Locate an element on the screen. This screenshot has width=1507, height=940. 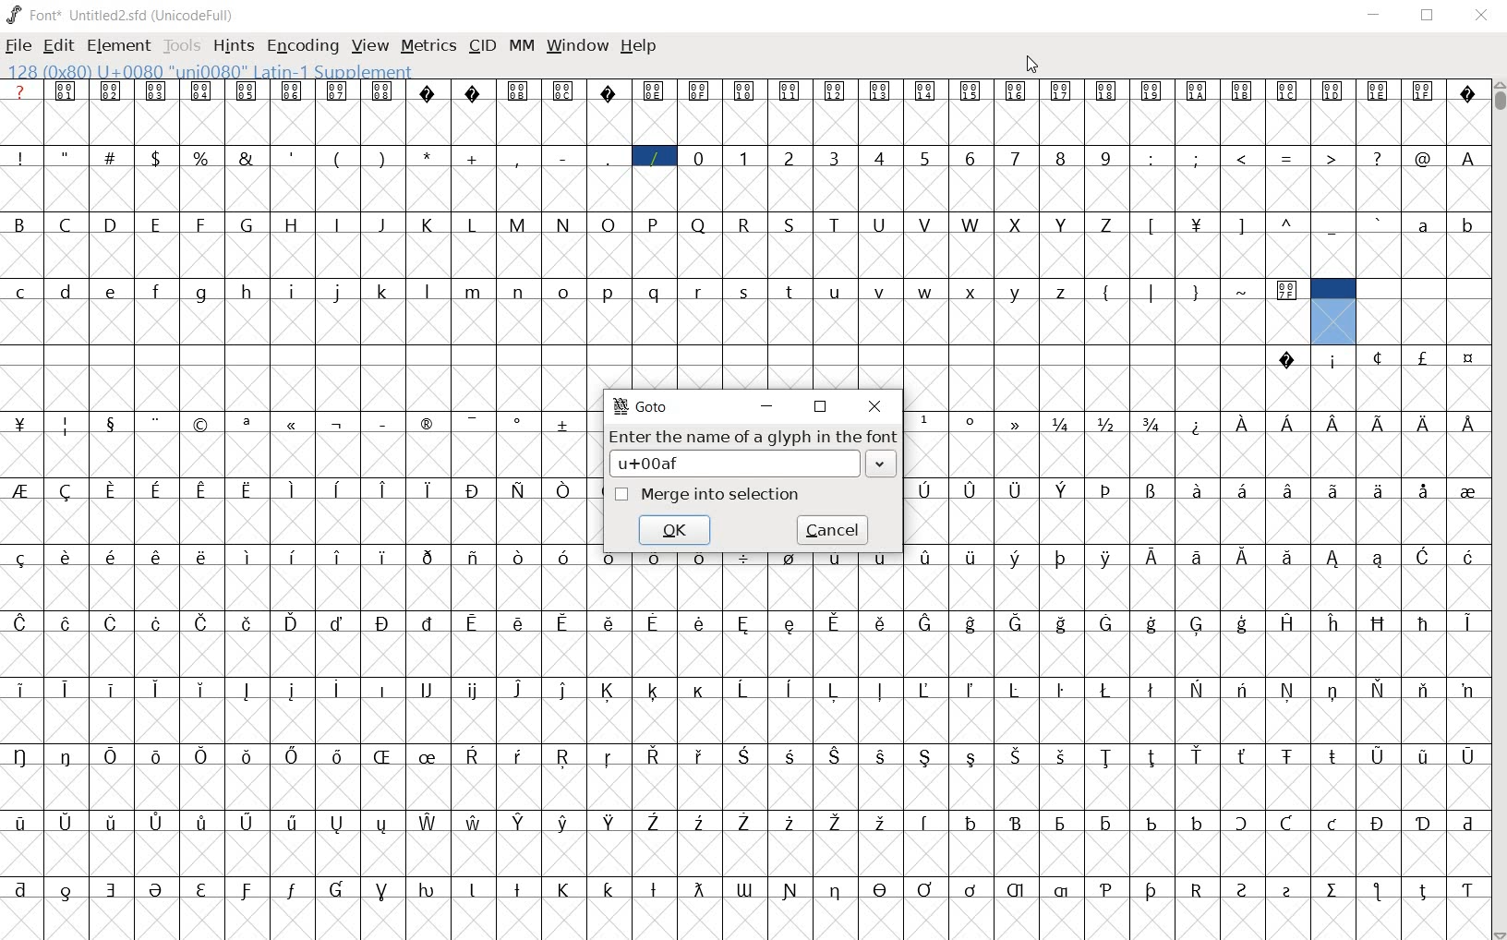
Symbol is located at coordinates (476, 423).